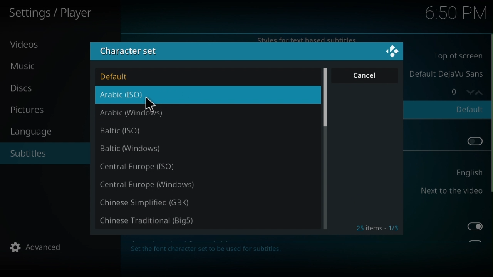  Describe the element at coordinates (379, 229) in the screenshot. I see `Items` at that location.